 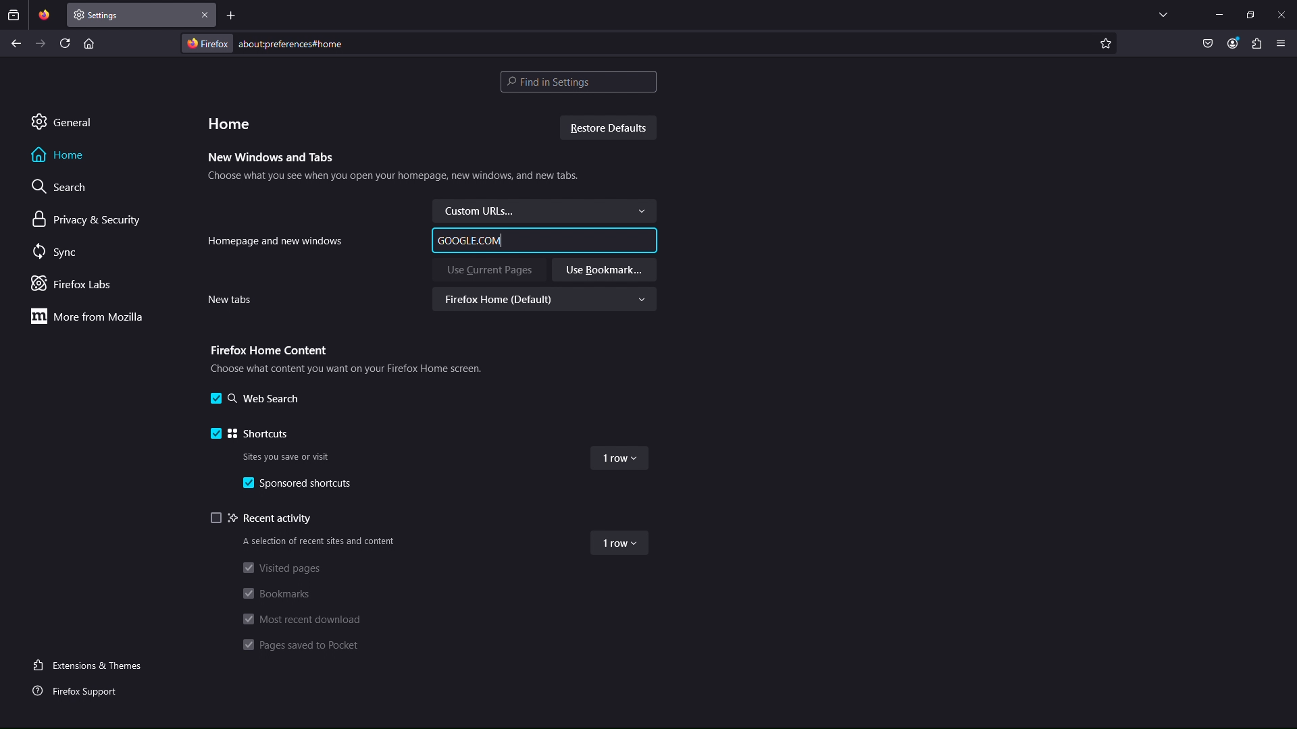 What do you see at coordinates (278, 594) in the screenshot?
I see `Bookmarks` at bounding box center [278, 594].